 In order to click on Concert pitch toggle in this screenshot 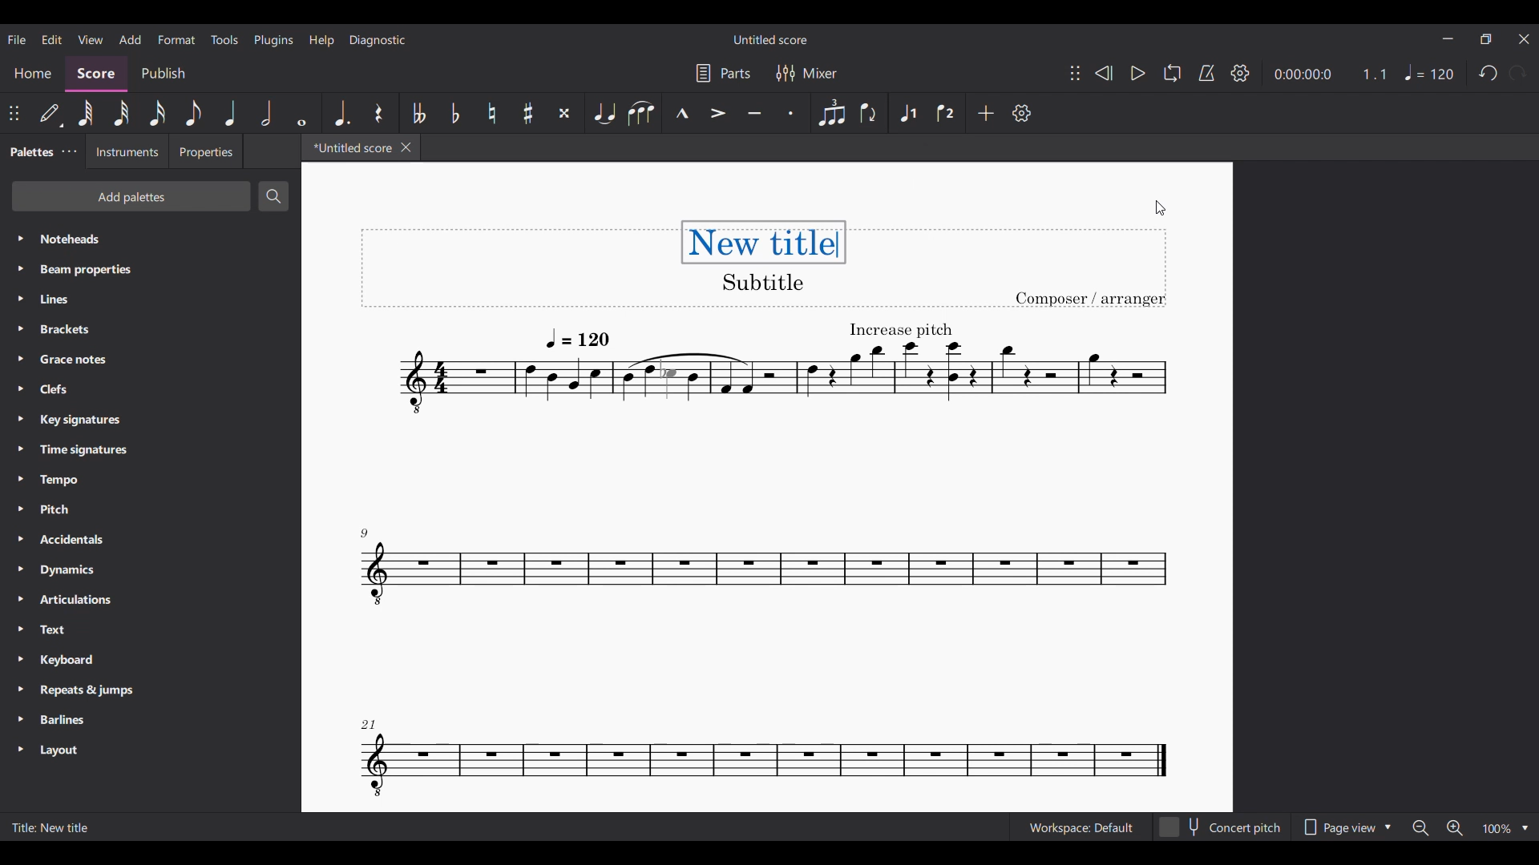, I will do `click(1221, 827)`.